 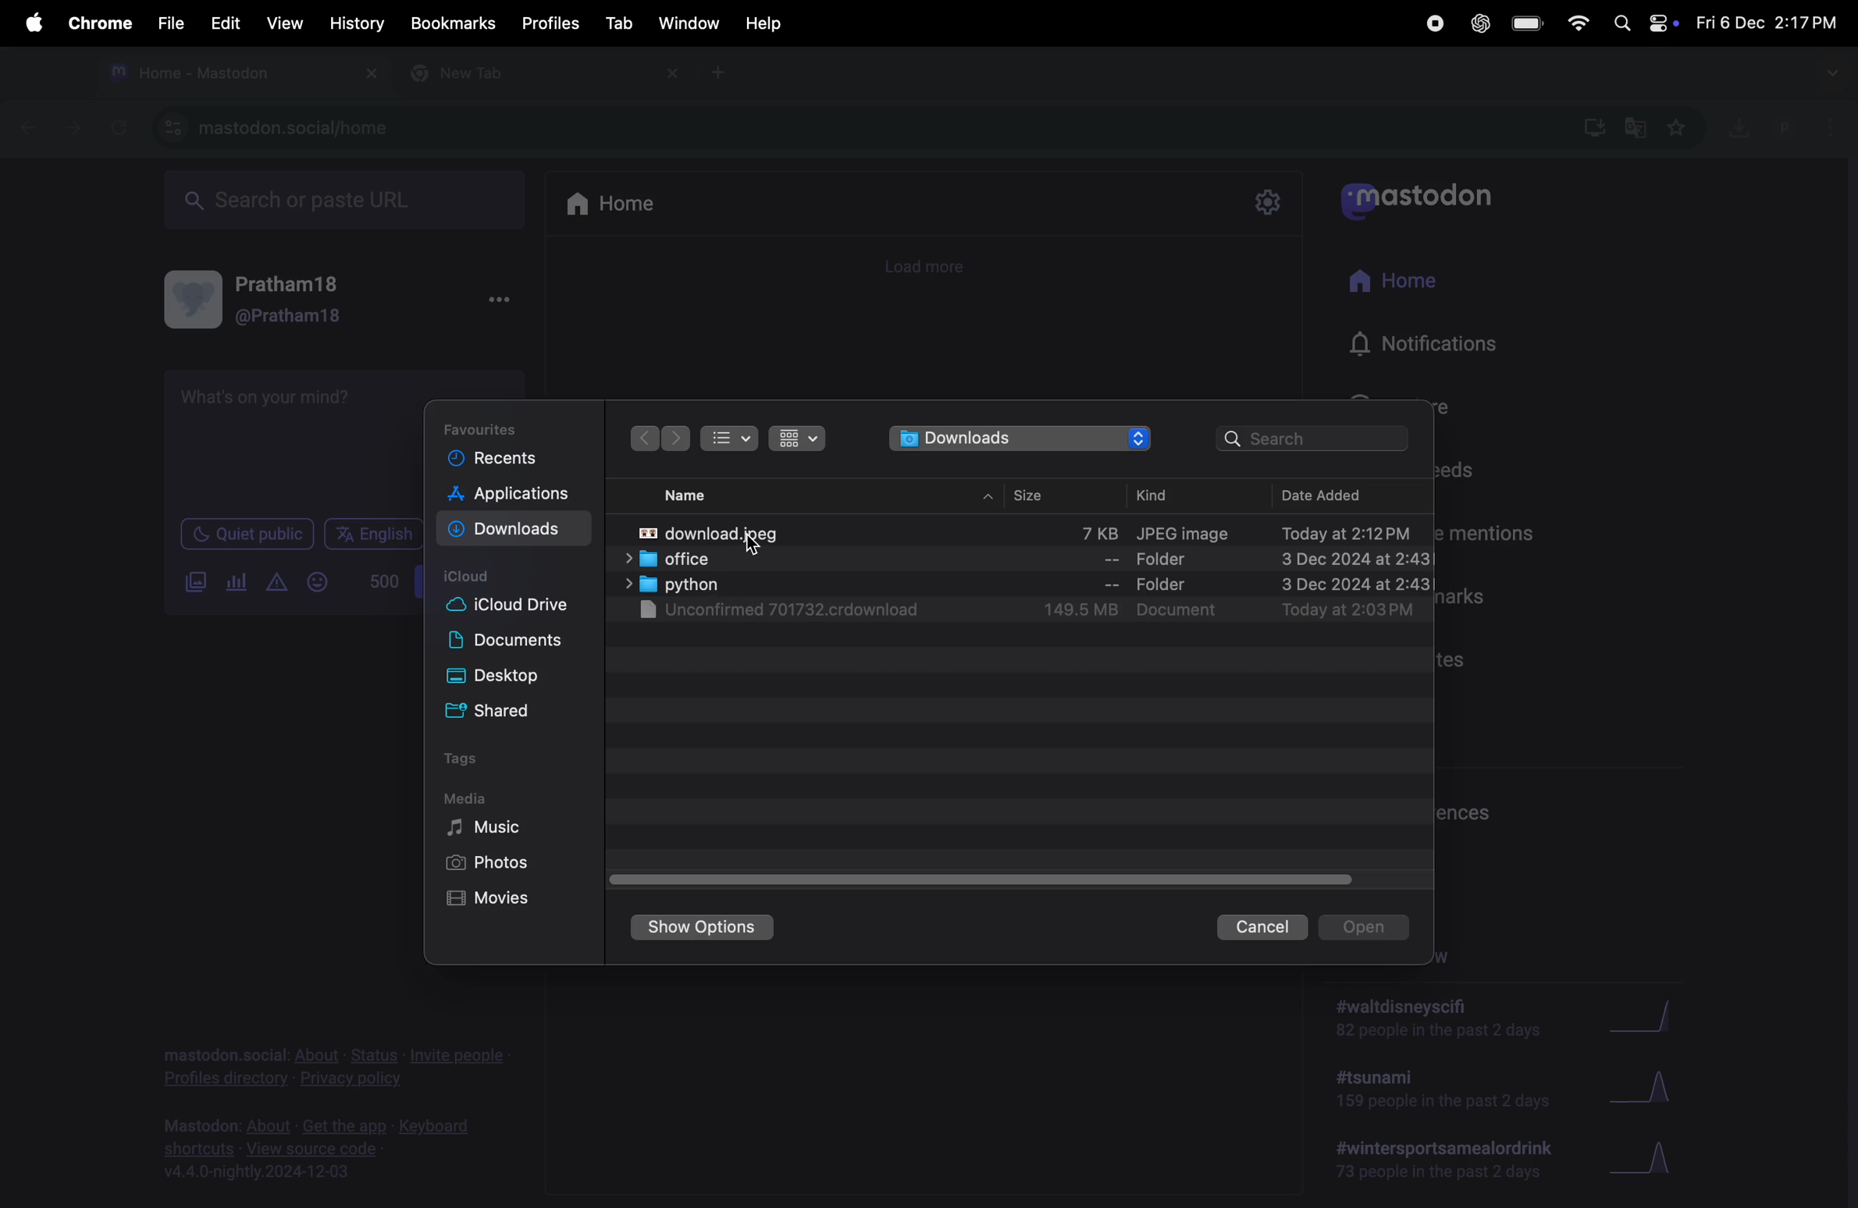 I want to click on opens, so click(x=1367, y=927).